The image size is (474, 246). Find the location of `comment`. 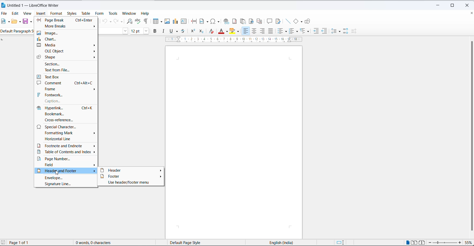

comment is located at coordinates (65, 83).